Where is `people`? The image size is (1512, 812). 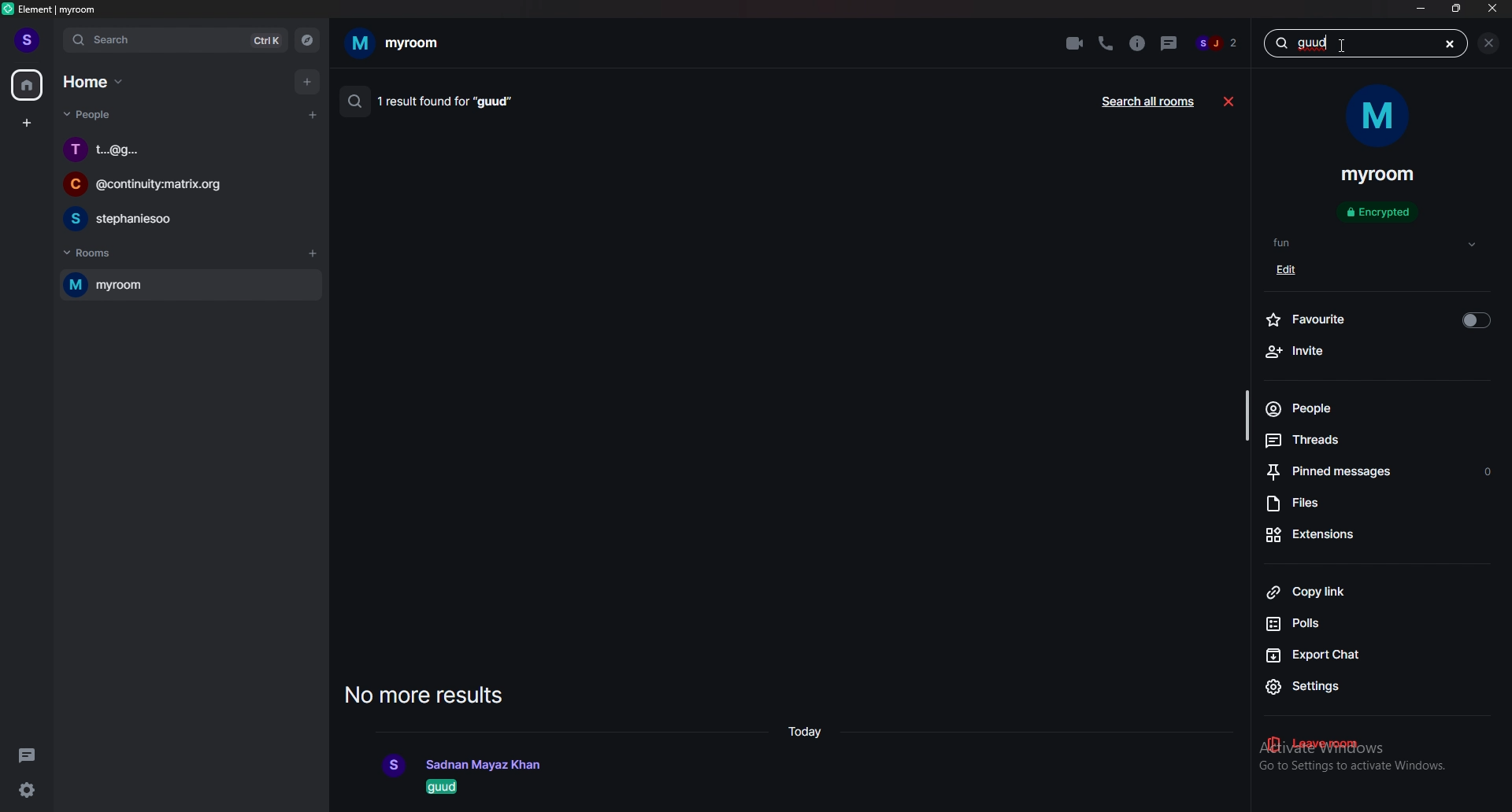 people is located at coordinates (1343, 409).